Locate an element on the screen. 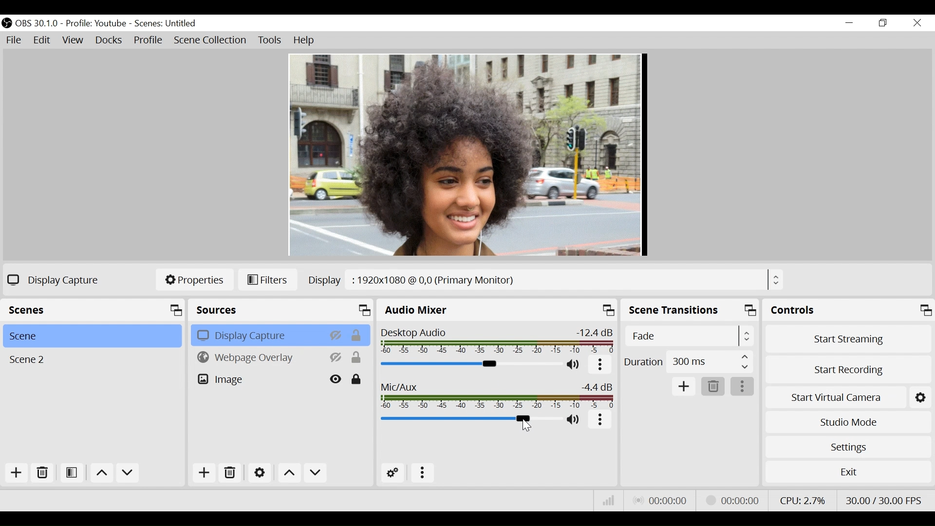  Desktop Audio Slider is located at coordinates (471, 364).